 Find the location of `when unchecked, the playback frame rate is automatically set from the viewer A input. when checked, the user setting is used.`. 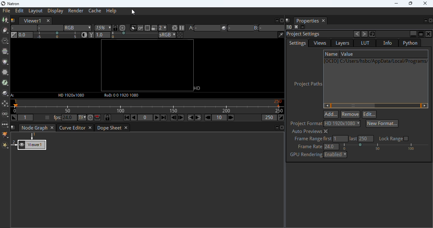

when unchecked, the playback frame rate is automatically set from the viewer A input. when checked, the user setting is used. is located at coordinates (47, 117).